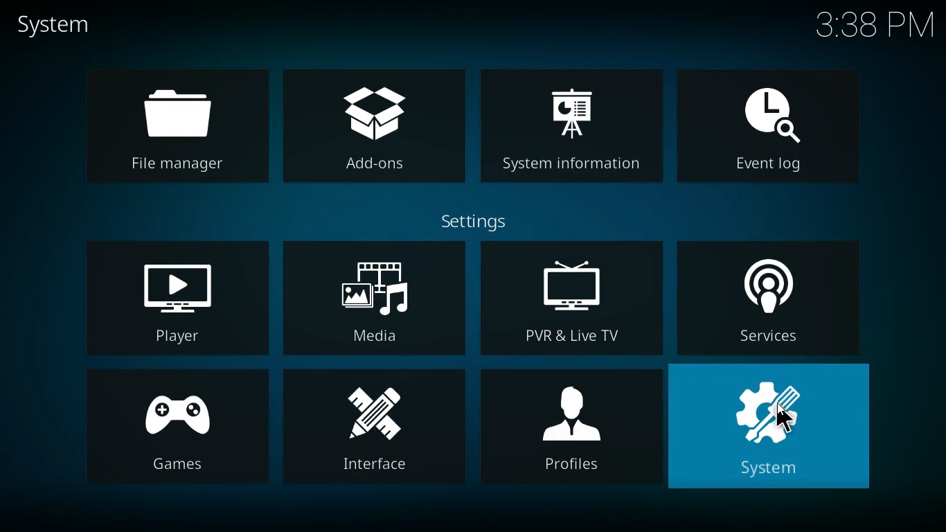  What do you see at coordinates (776, 429) in the screenshot?
I see `system` at bounding box center [776, 429].